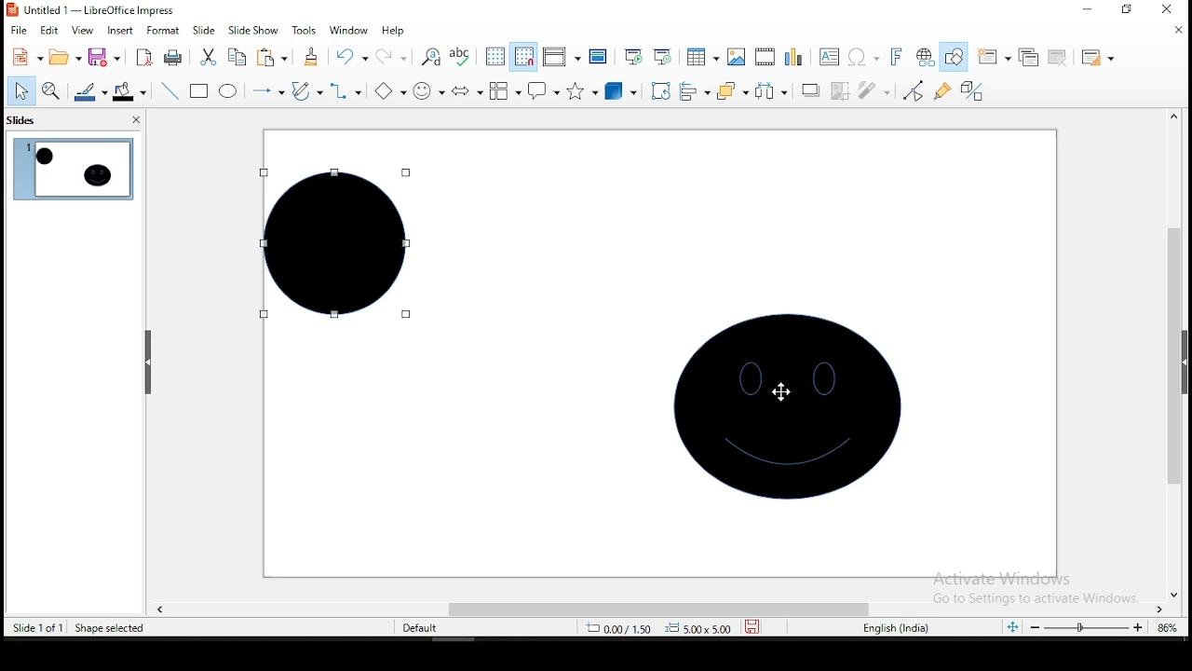  What do you see at coordinates (542, 91) in the screenshot?
I see `callout shape` at bounding box center [542, 91].